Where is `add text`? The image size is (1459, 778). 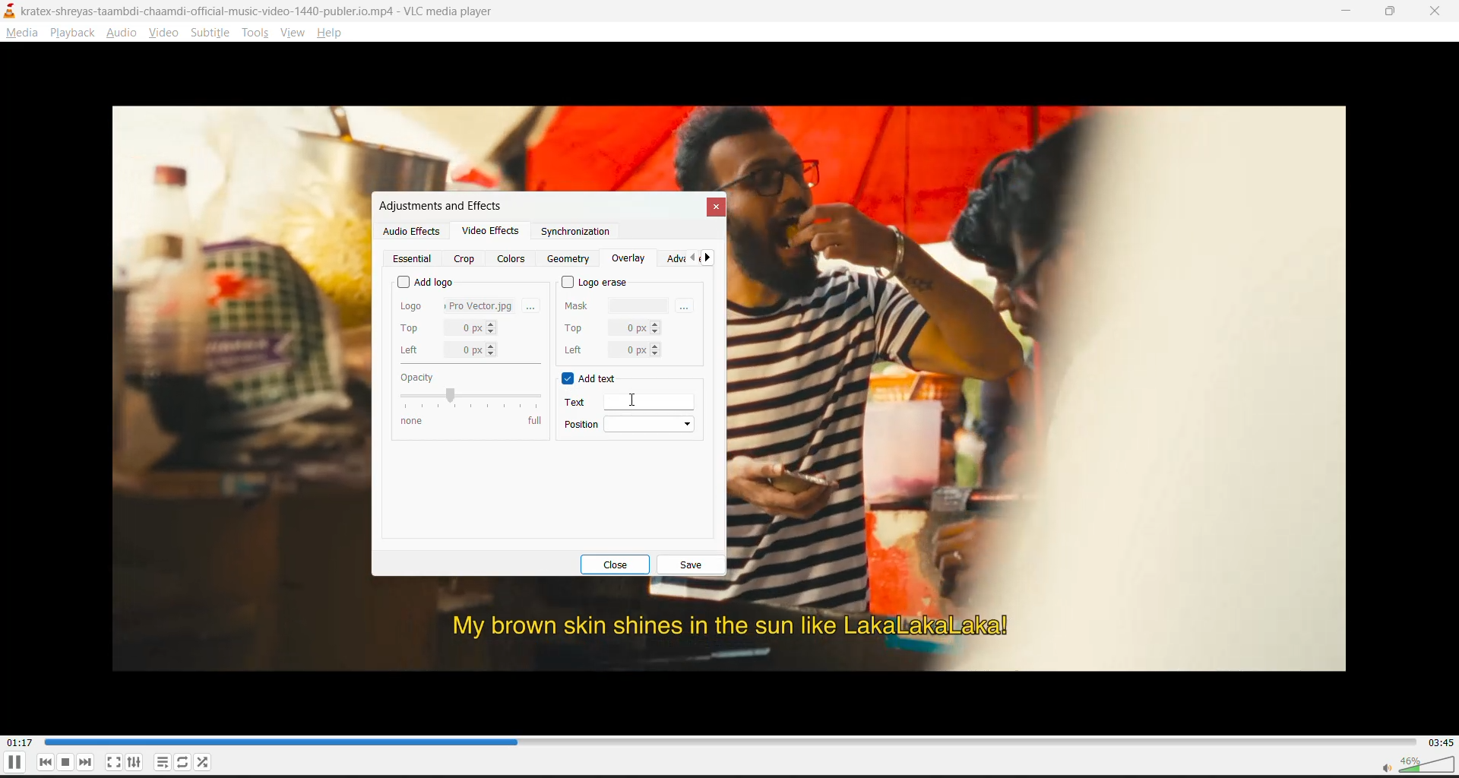
add text is located at coordinates (591, 380).